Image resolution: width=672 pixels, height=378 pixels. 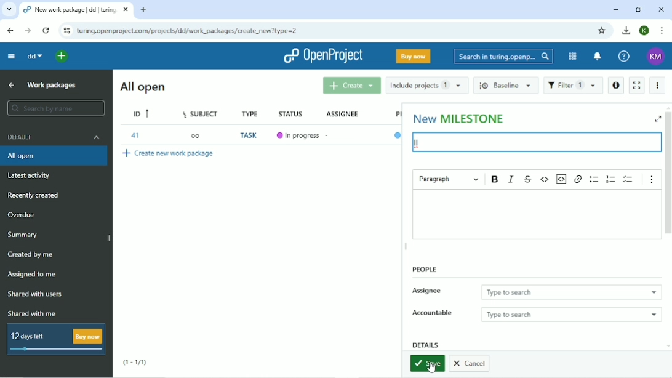 I want to click on Vertical scrollbar, so click(x=668, y=177).